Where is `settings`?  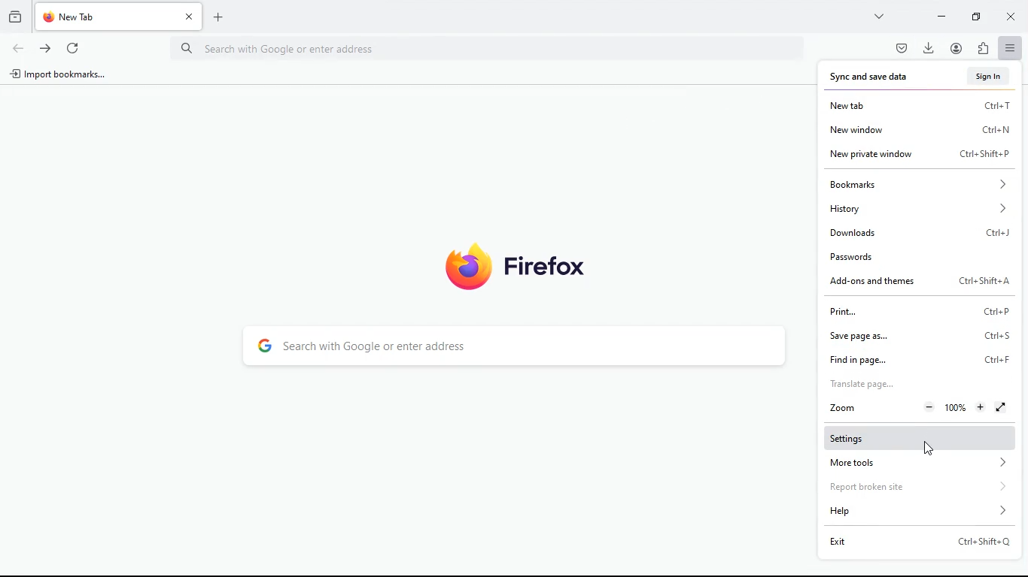
settings is located at coordinates (915, 439).